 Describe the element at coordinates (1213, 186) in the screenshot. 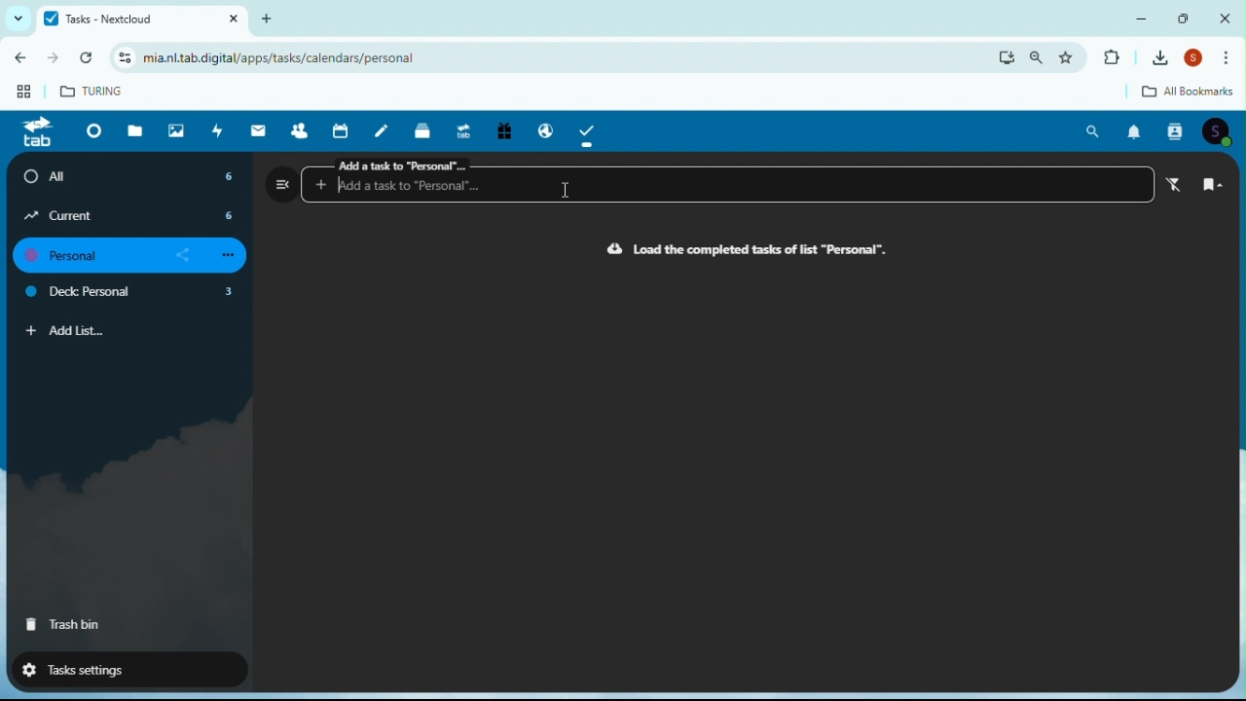

I see `Change sort order` at that location.